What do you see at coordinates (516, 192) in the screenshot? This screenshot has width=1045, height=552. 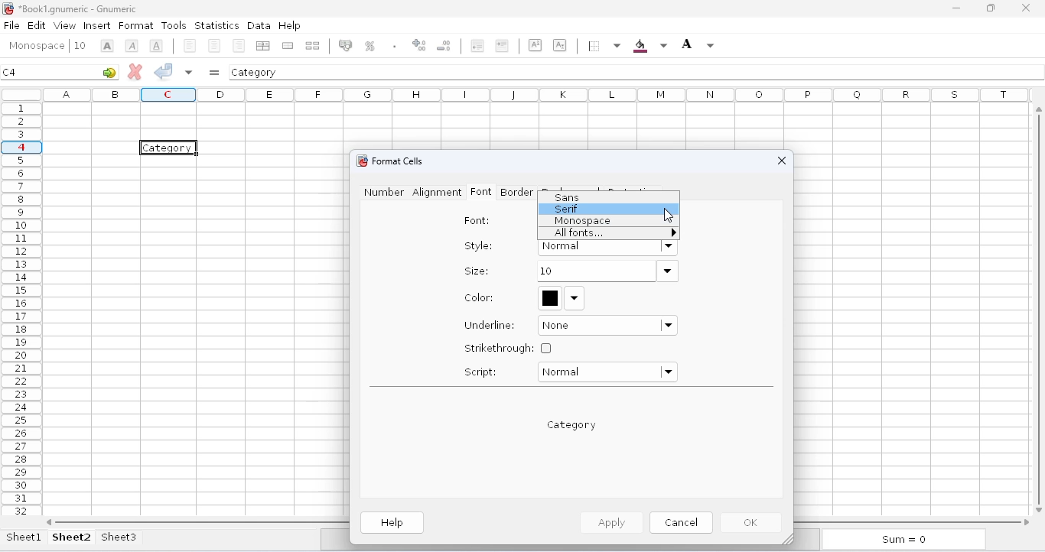 I see `border` at bounding box center [516, 192].